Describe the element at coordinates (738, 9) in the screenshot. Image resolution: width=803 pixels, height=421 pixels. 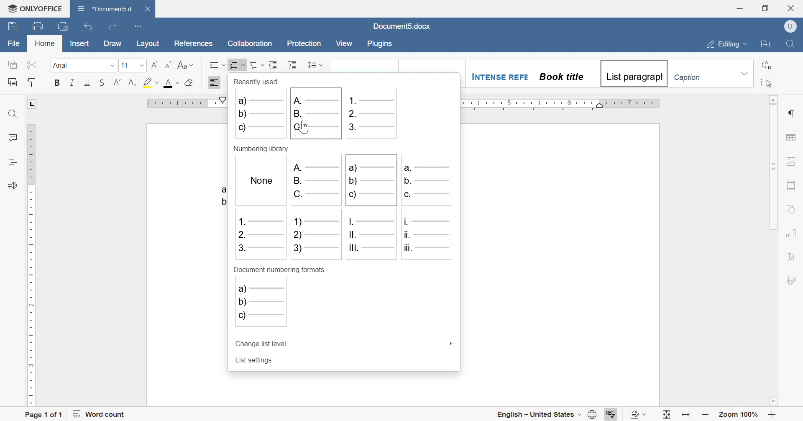
I see `minimize` at that location.